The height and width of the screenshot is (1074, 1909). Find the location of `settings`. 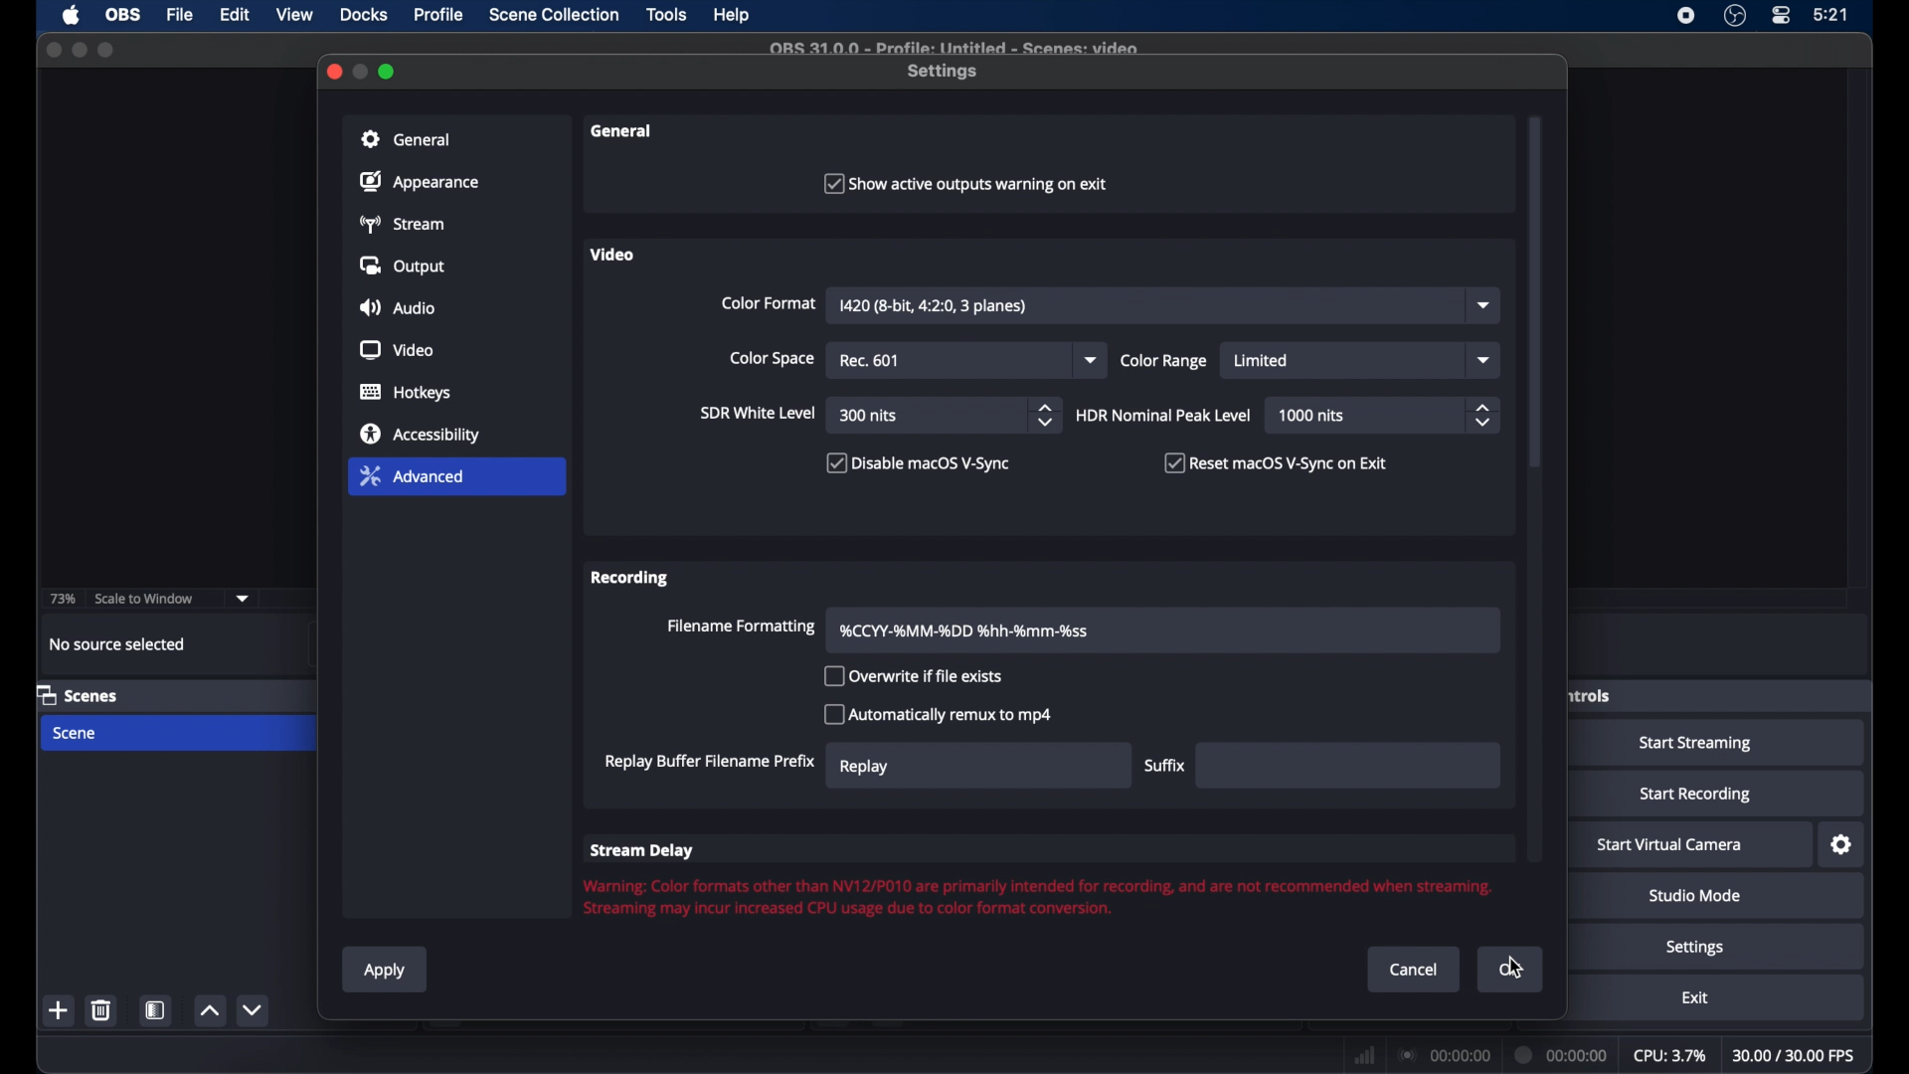

settings is located at coordinates (942, 72).